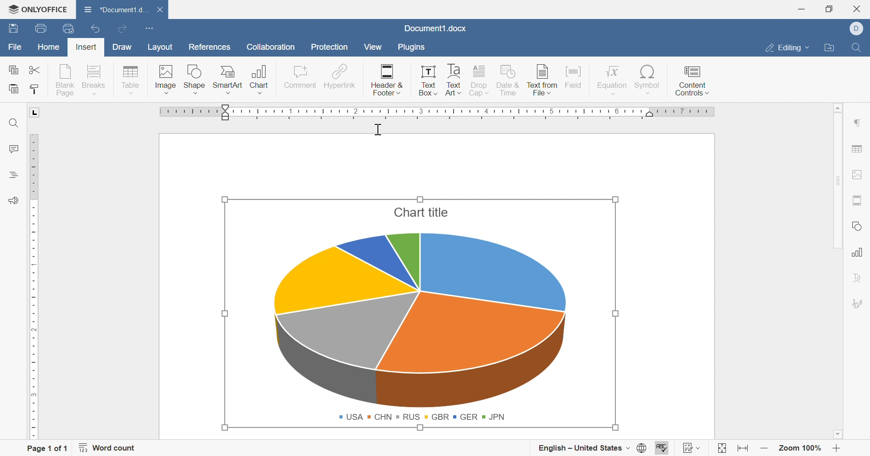  What do you see at coordinates (271, 48) in the screenshot?
I see `Collaboration` at bounding box center [271, 48].